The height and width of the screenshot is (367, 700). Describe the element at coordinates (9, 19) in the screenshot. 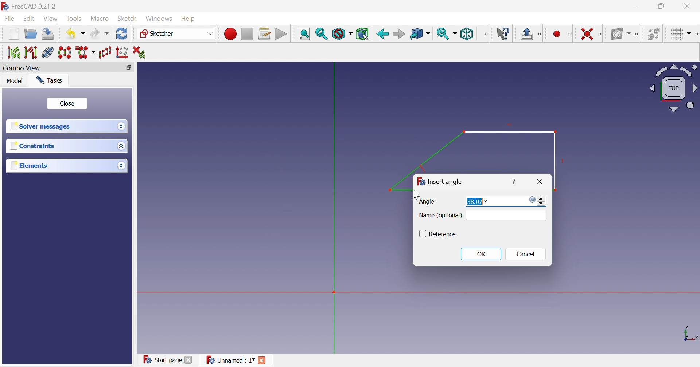

I see `File` at that location.